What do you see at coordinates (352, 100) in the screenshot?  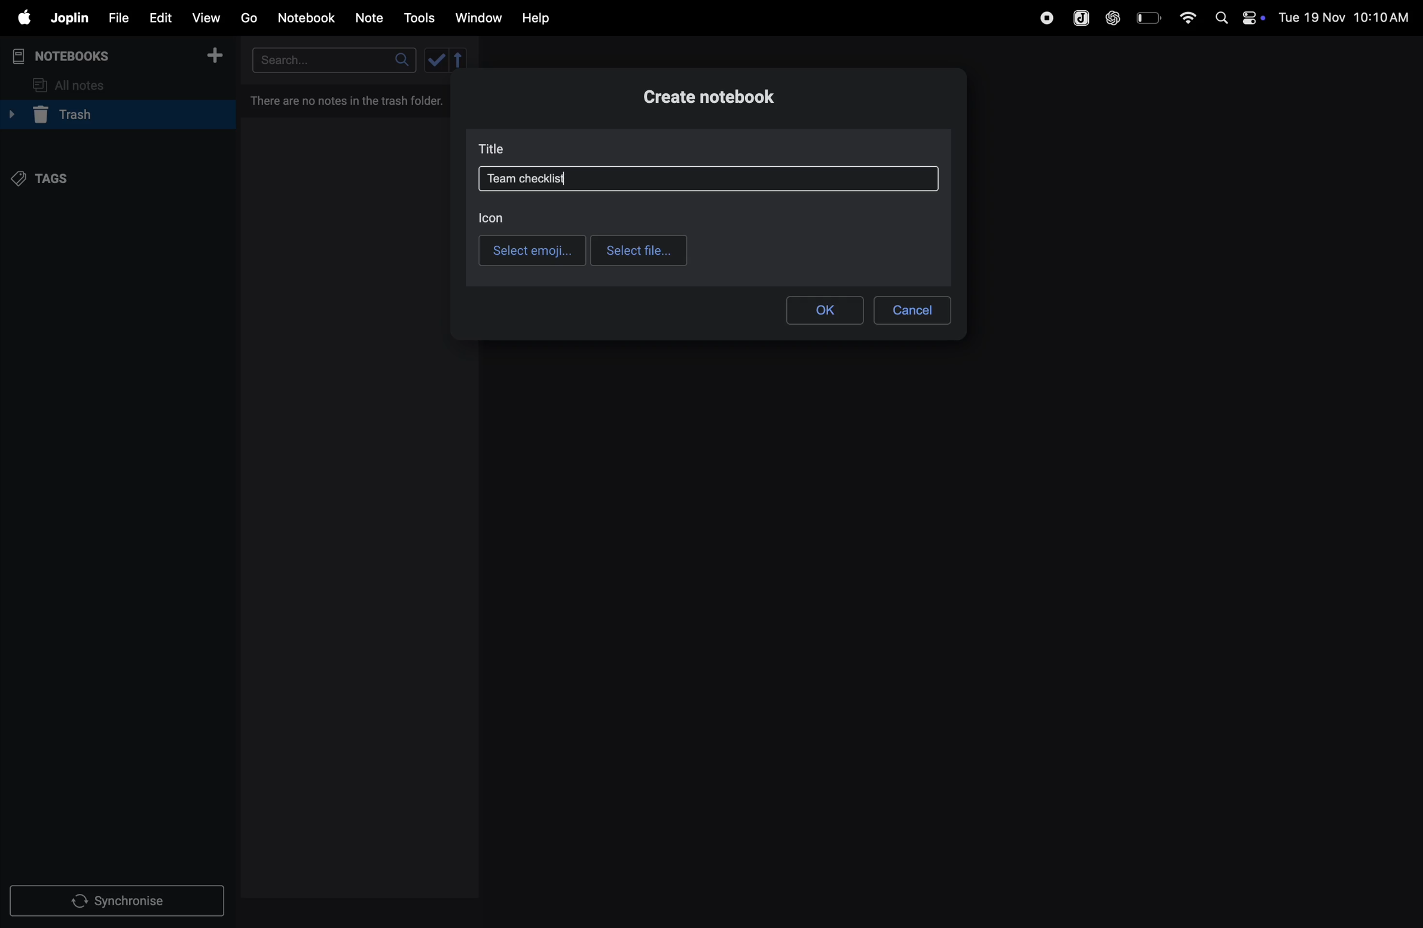 I see `there is no notes in trash folder` at bounding box center [352, 100].